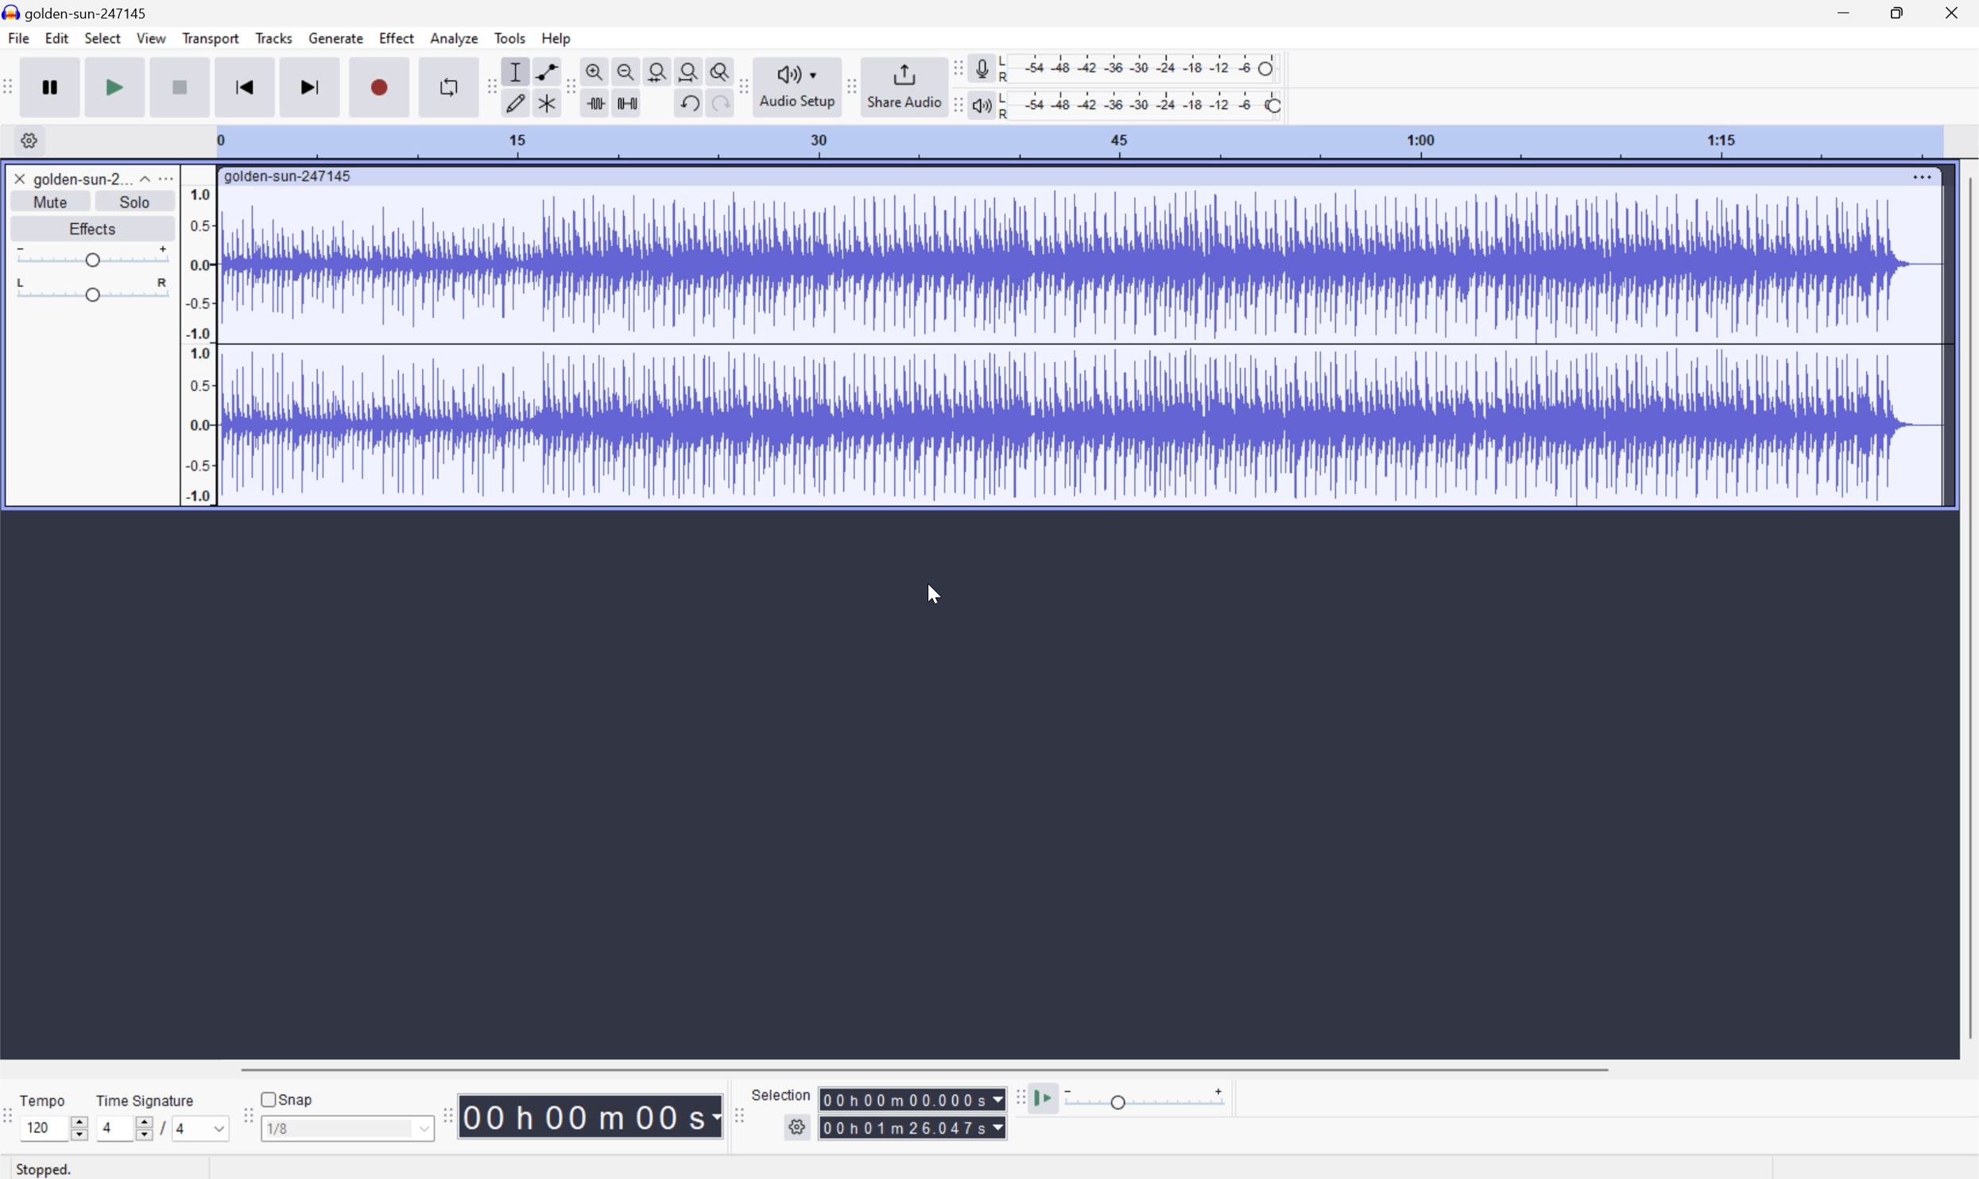  I want to click on Audacity play at speed toolbar, so click(1018, 1095).